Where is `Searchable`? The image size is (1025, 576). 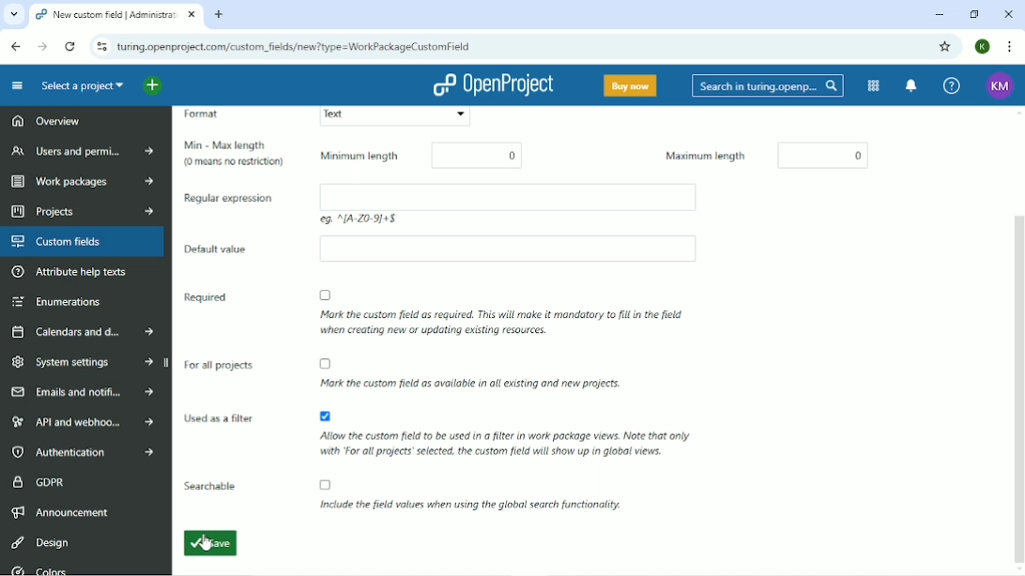
Searchable is located at coordinates (408, 494).